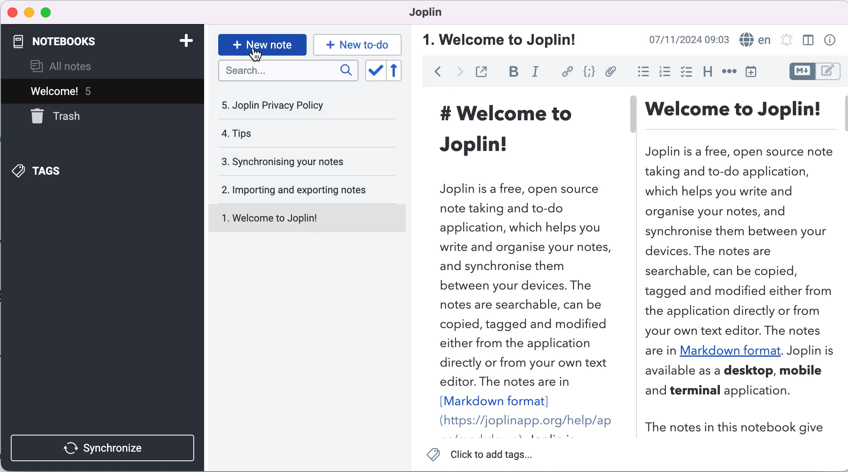 The width and height of the screenshot is (848, 472). What do you see at coordinates (537, 71) in the screenshot?
I see `italic` at bounding box center [537, 71].